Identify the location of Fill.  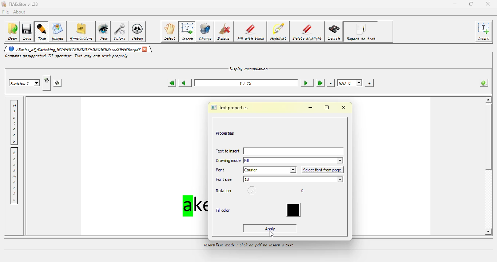
(294, 160).